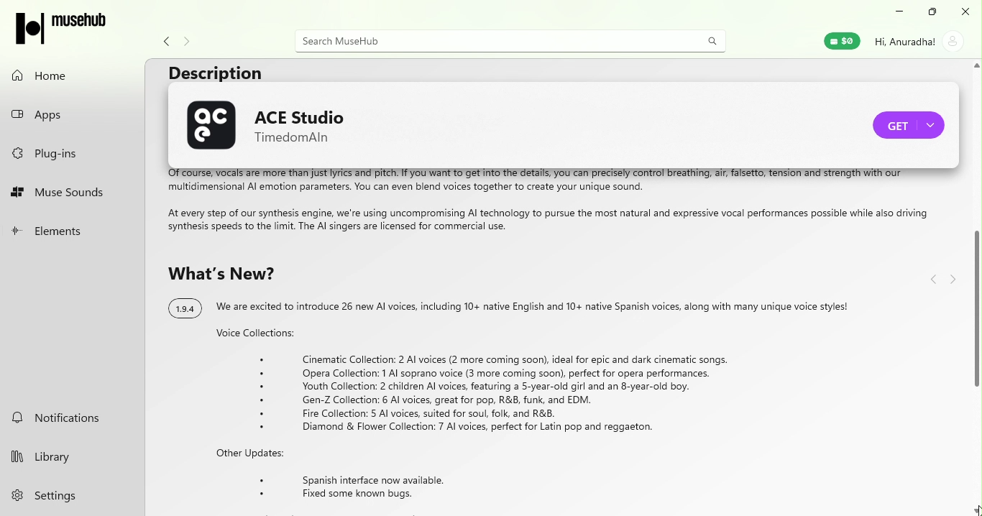 This screenshot has width=982, height=516. What do you see at coordinates (58, 497) in the screenshot?
I see `settings` at bounding box center [58, 497].